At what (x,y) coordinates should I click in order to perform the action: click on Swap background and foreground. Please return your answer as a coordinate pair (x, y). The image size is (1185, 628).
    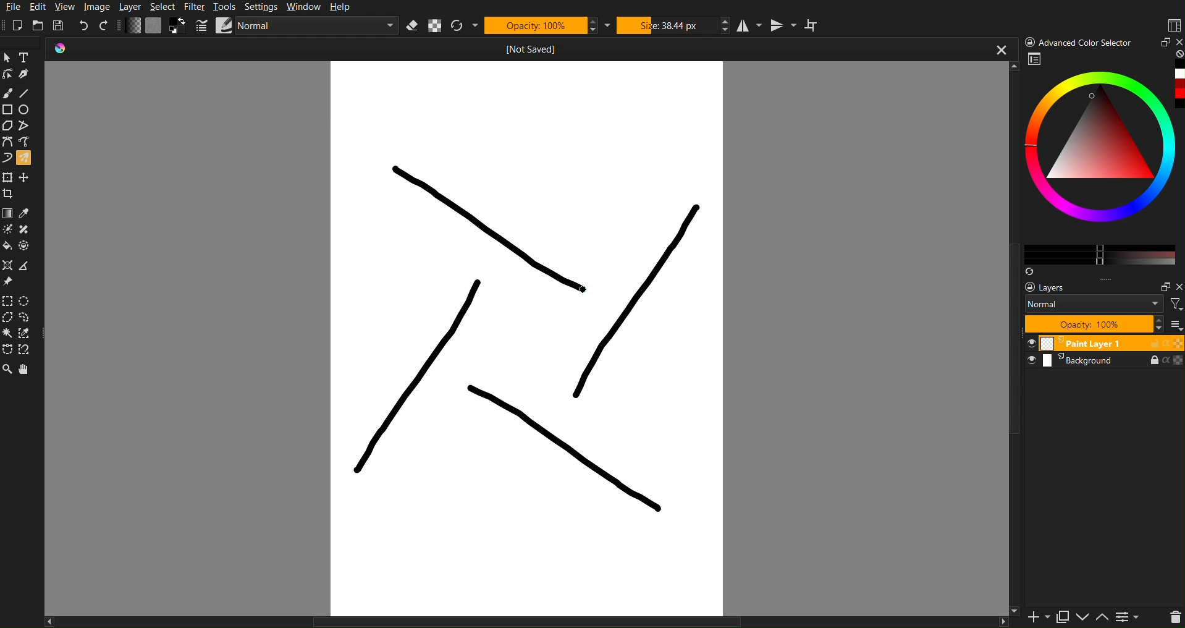
    Looking at the image, I should click on (179, 25).